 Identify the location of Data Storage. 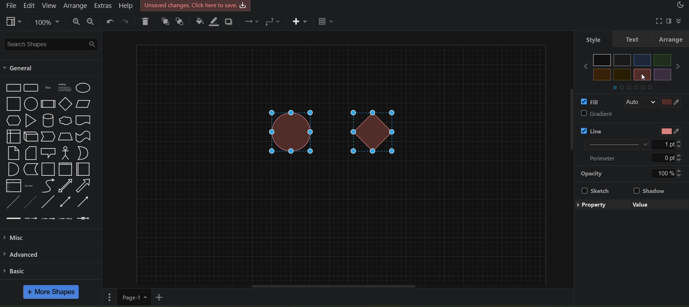
(31, 169).